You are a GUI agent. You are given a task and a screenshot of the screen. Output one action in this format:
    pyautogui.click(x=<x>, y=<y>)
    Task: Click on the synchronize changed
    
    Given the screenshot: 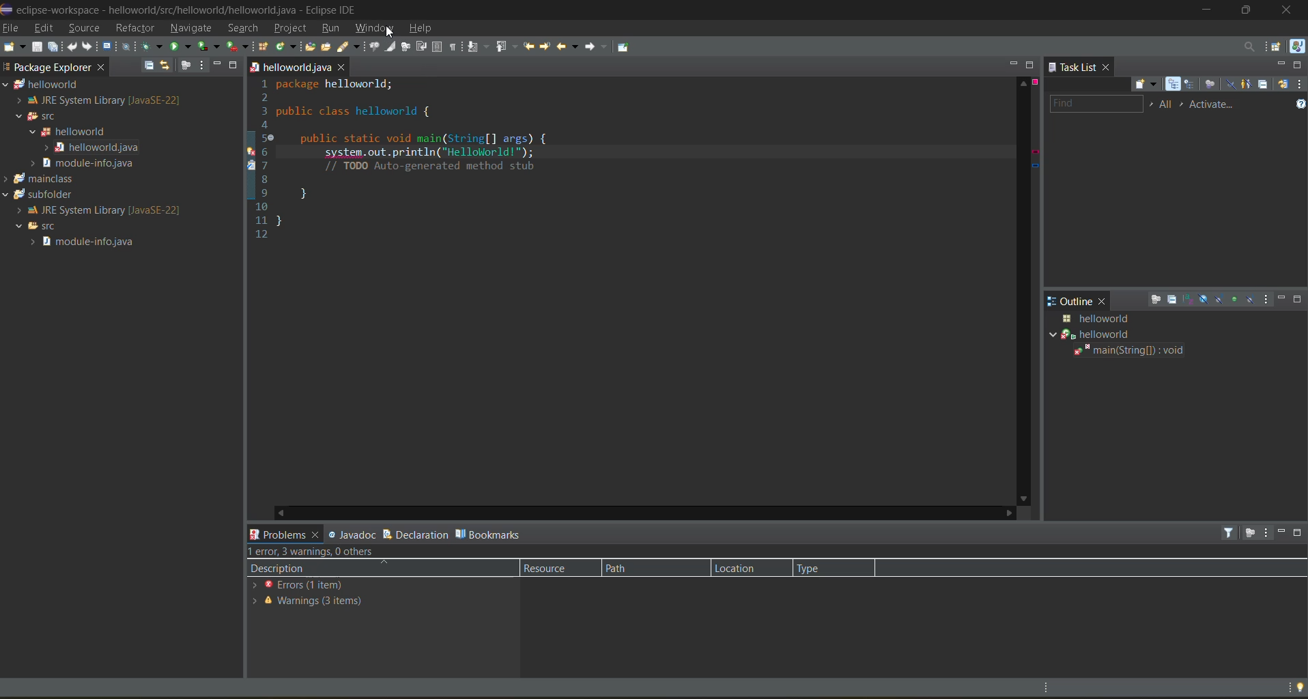 What is the action you would take?
    pyautogui.click(x=1283, y=85)
    